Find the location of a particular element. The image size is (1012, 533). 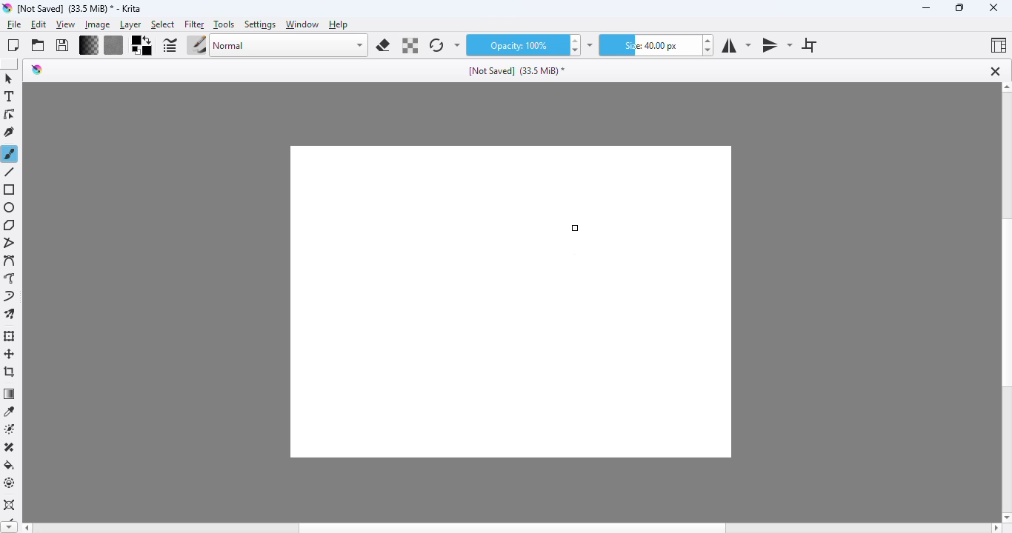

image is located at coordinates (97, 24).